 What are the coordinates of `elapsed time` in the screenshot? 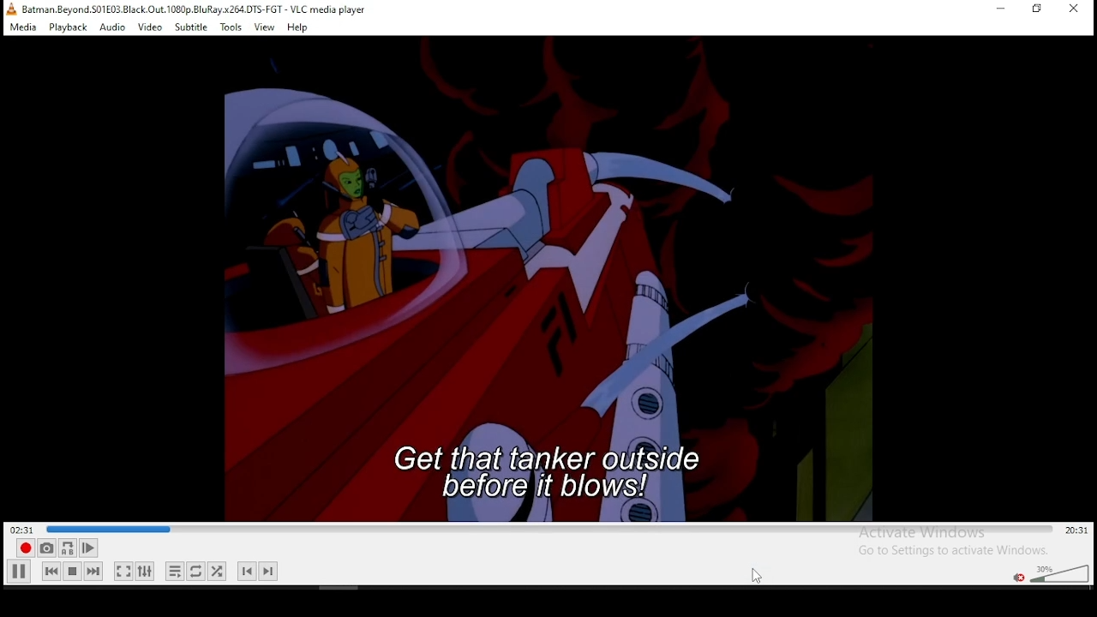 It's located at (23, 528).